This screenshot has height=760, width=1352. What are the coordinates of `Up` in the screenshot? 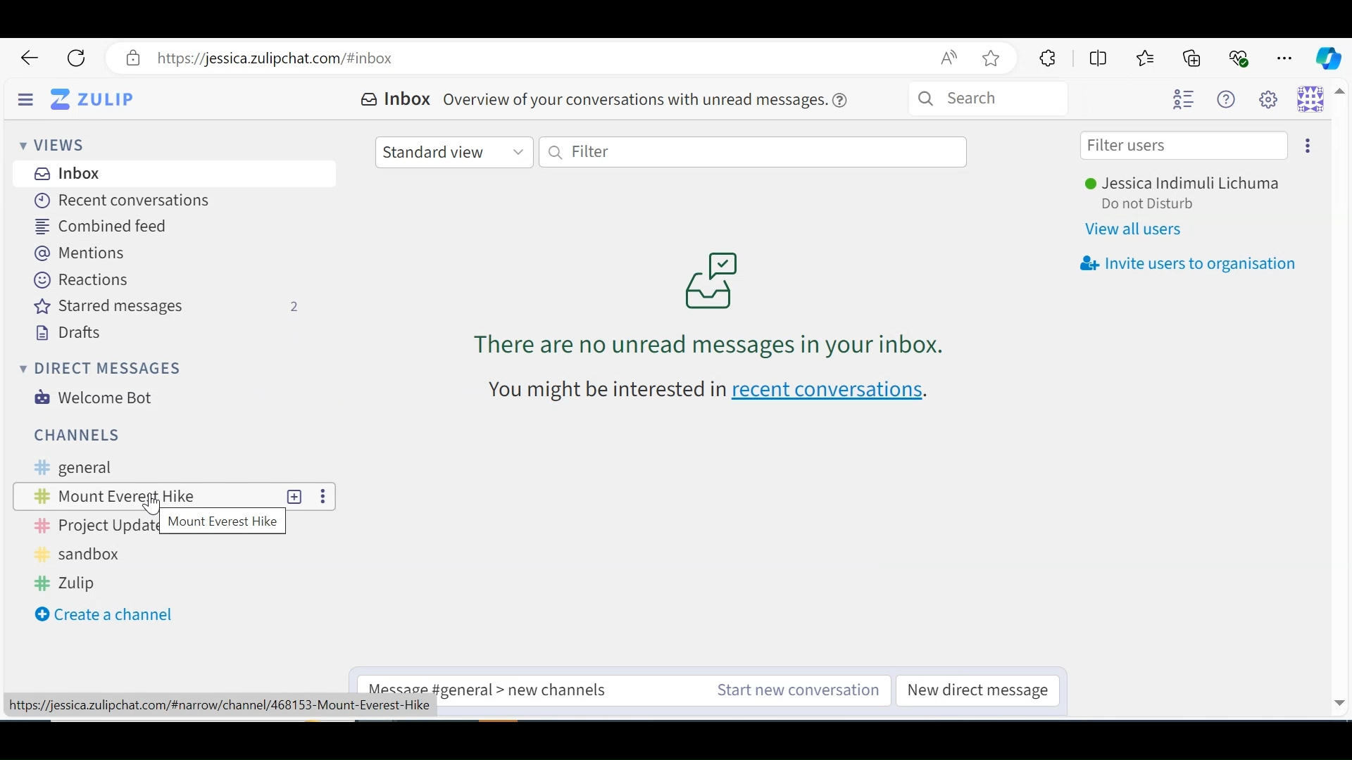 It's located at (1341, 96).